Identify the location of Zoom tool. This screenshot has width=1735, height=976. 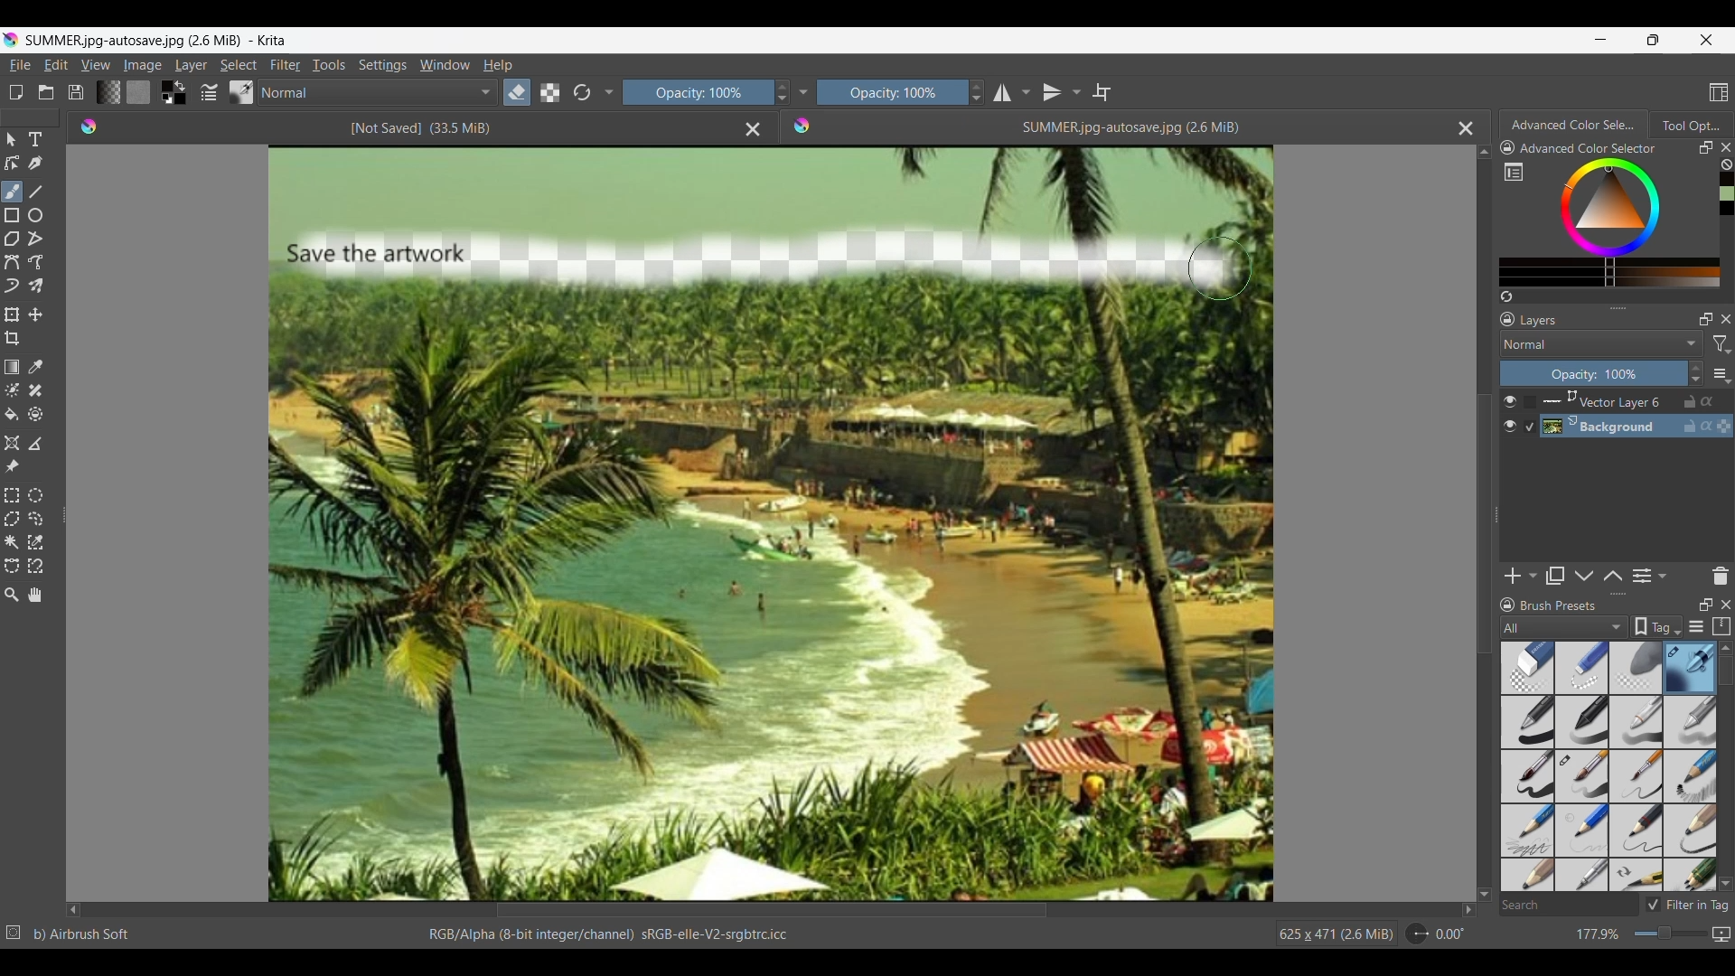
(11, 596).